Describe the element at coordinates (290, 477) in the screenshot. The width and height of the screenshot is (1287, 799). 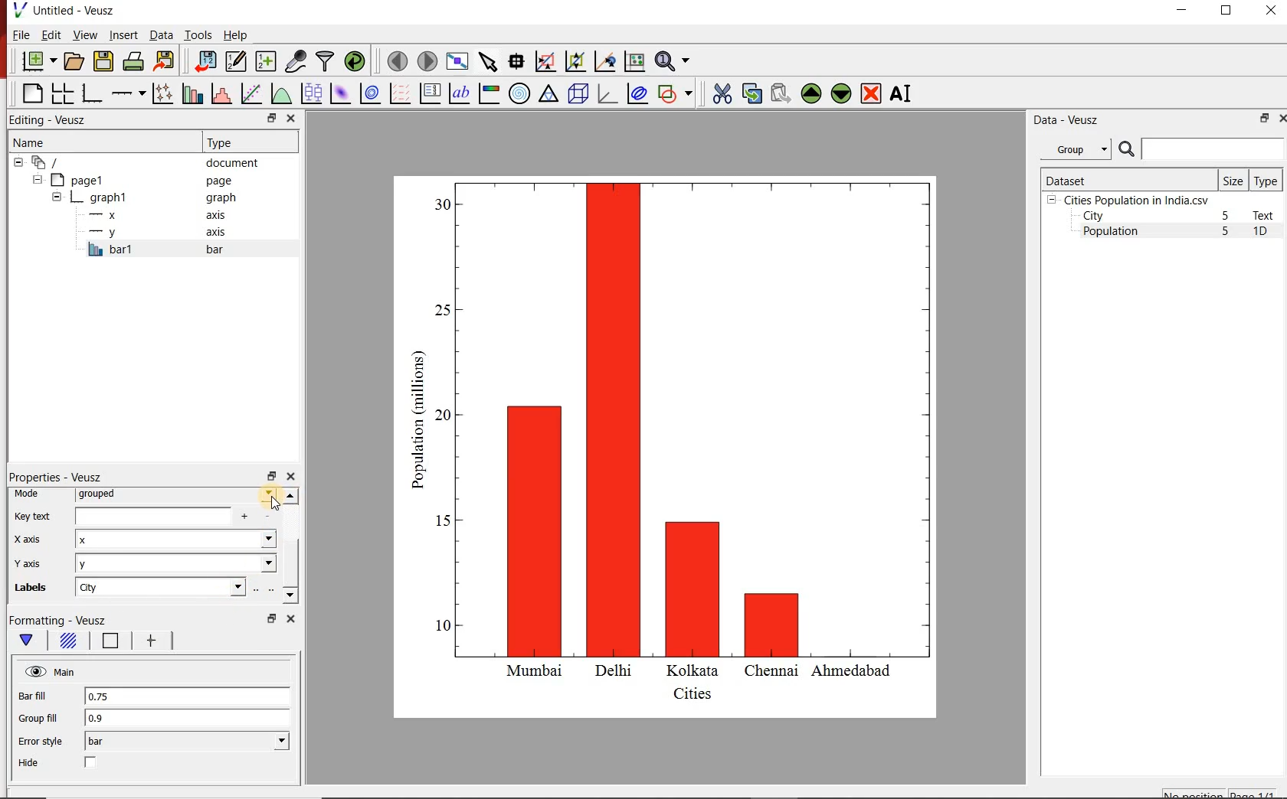
I see `close` at that location.